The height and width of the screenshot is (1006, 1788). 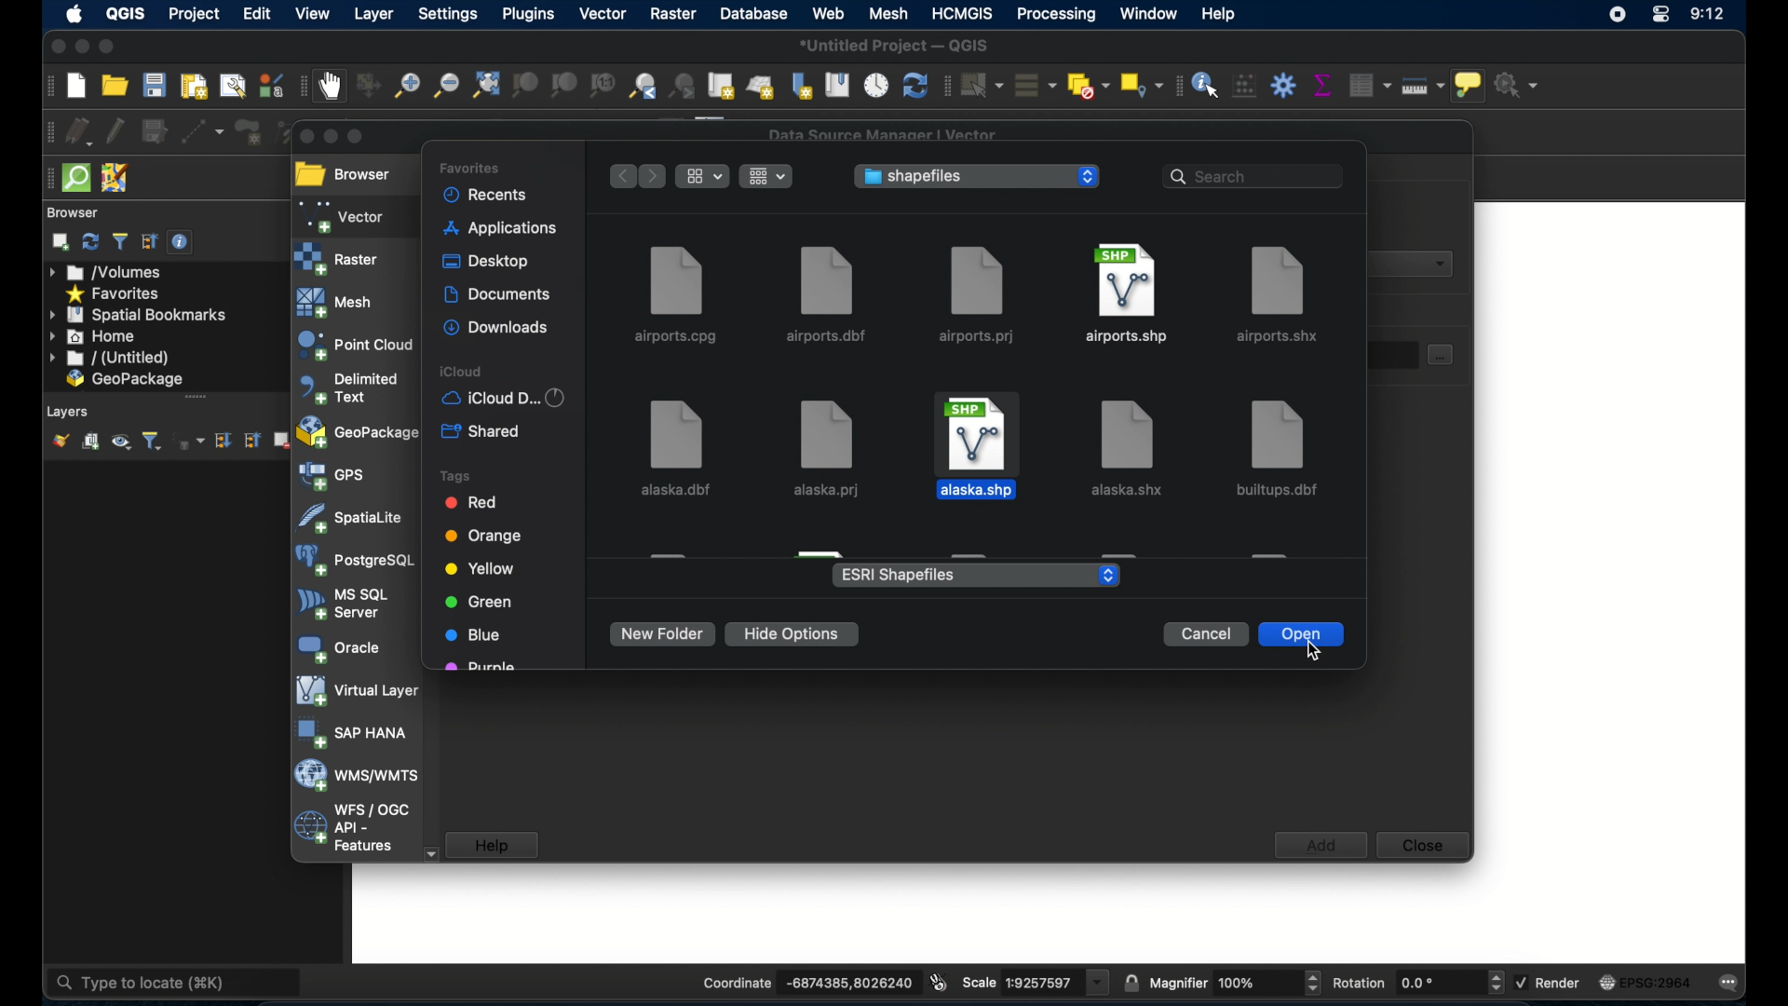 What do you see at coordinates (351, 518) in the screenshot?
I see `spatiallite` at bounding box center [351, 518].